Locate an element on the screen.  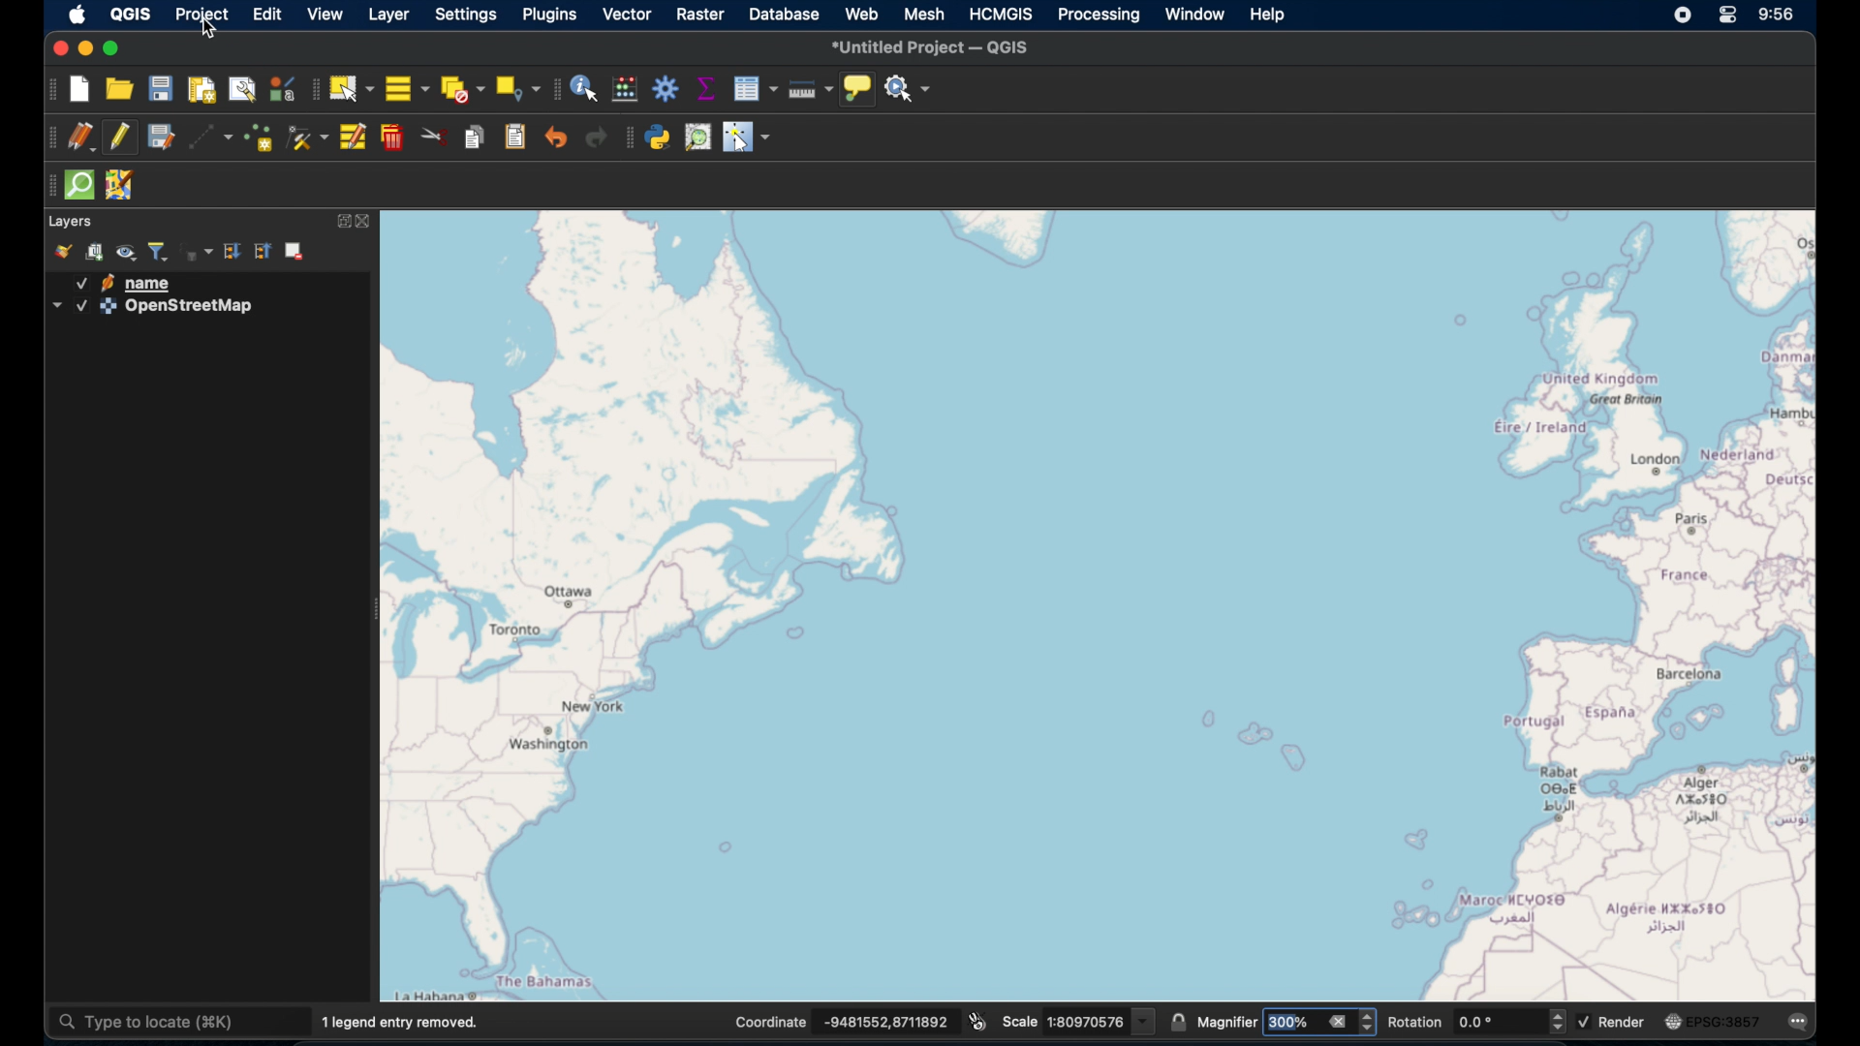
mesh is located at coordinates (924, 15).